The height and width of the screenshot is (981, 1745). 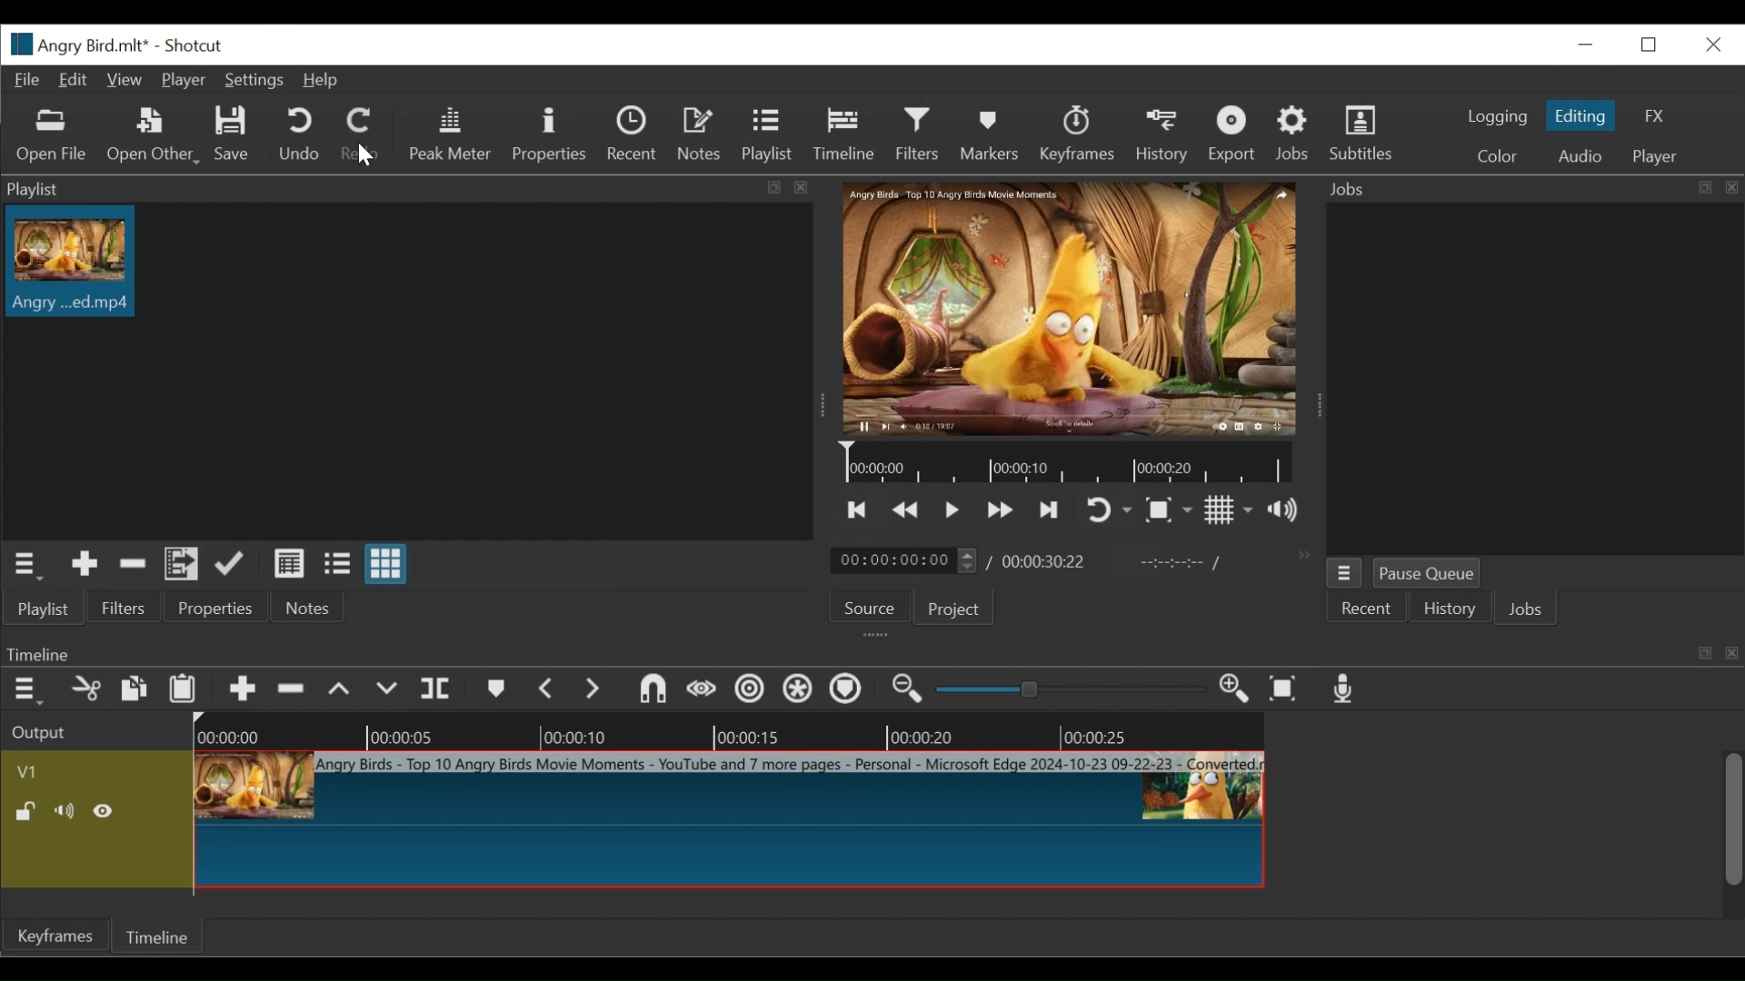 What do you see at coordinates (446, 133) in the screenshot?
I see `Peak Meter` at bounding box center [446, 133].